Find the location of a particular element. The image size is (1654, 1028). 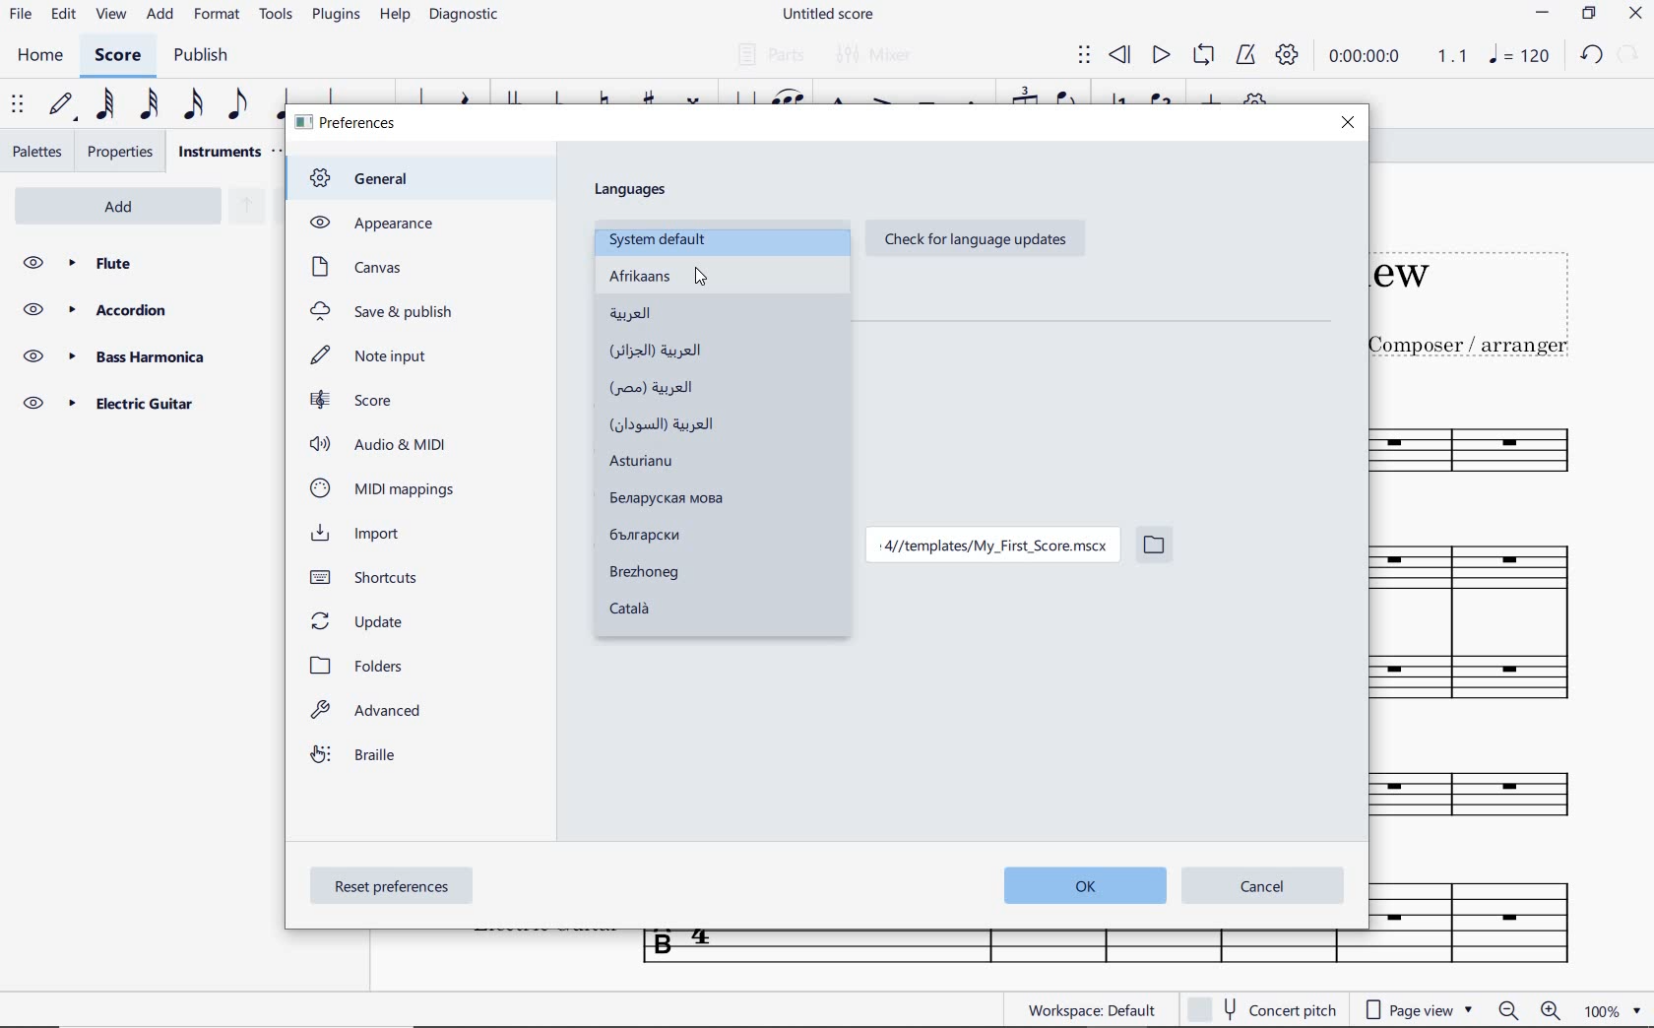

16th note is located at coordinates (193, 105).